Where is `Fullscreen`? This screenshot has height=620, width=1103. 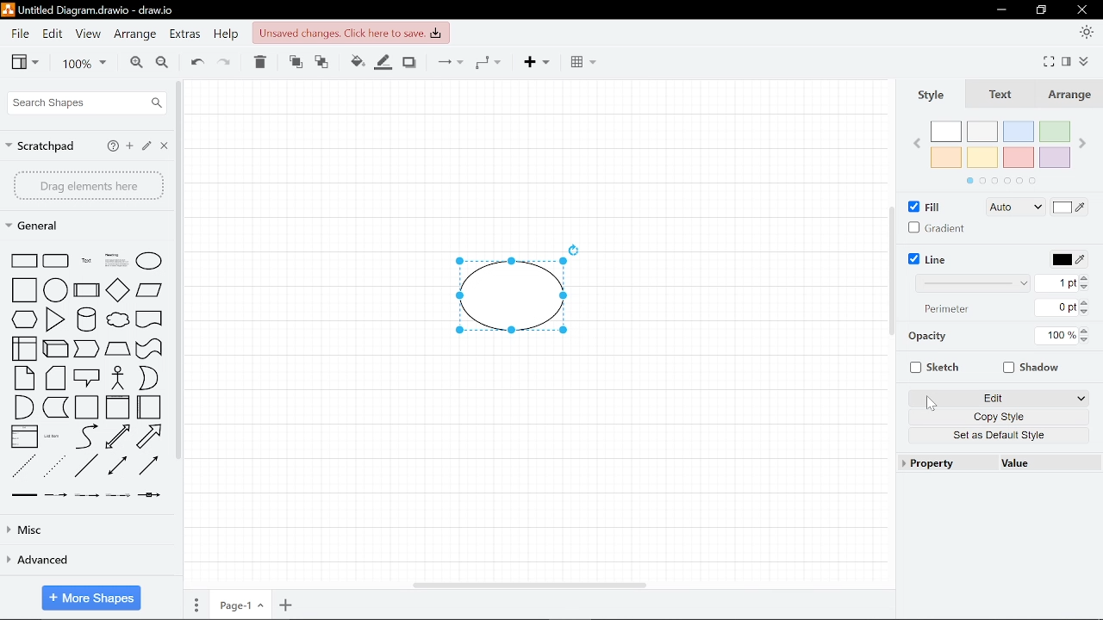
Fullscreen is located at coordinates (1050, 60).